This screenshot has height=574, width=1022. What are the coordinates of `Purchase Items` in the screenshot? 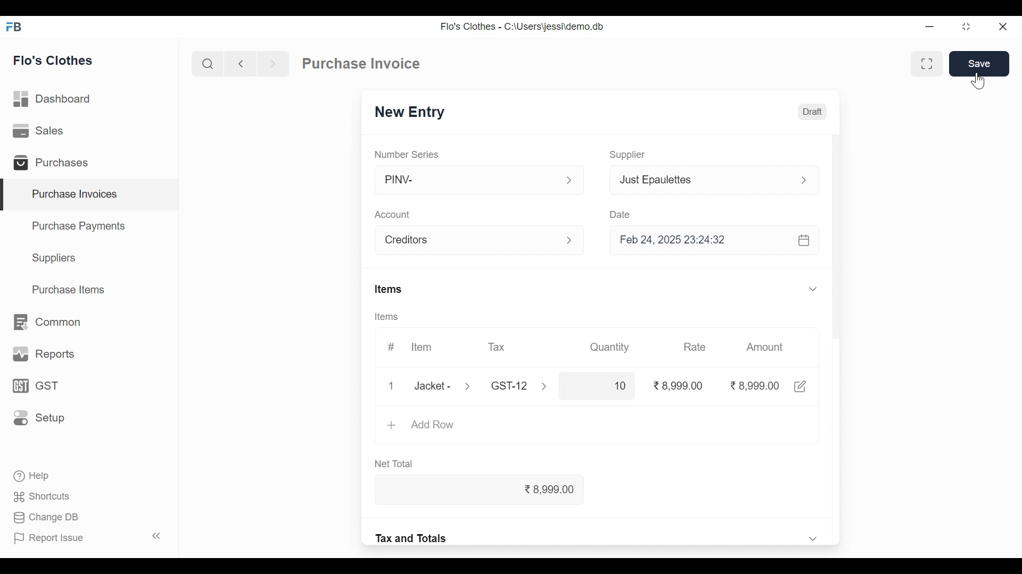 It's located at (71, 289).